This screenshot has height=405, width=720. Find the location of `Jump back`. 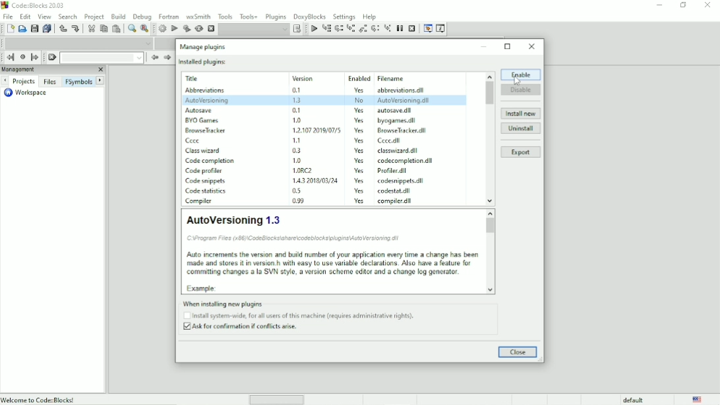

Jump back is located at coordinates (11, 57).